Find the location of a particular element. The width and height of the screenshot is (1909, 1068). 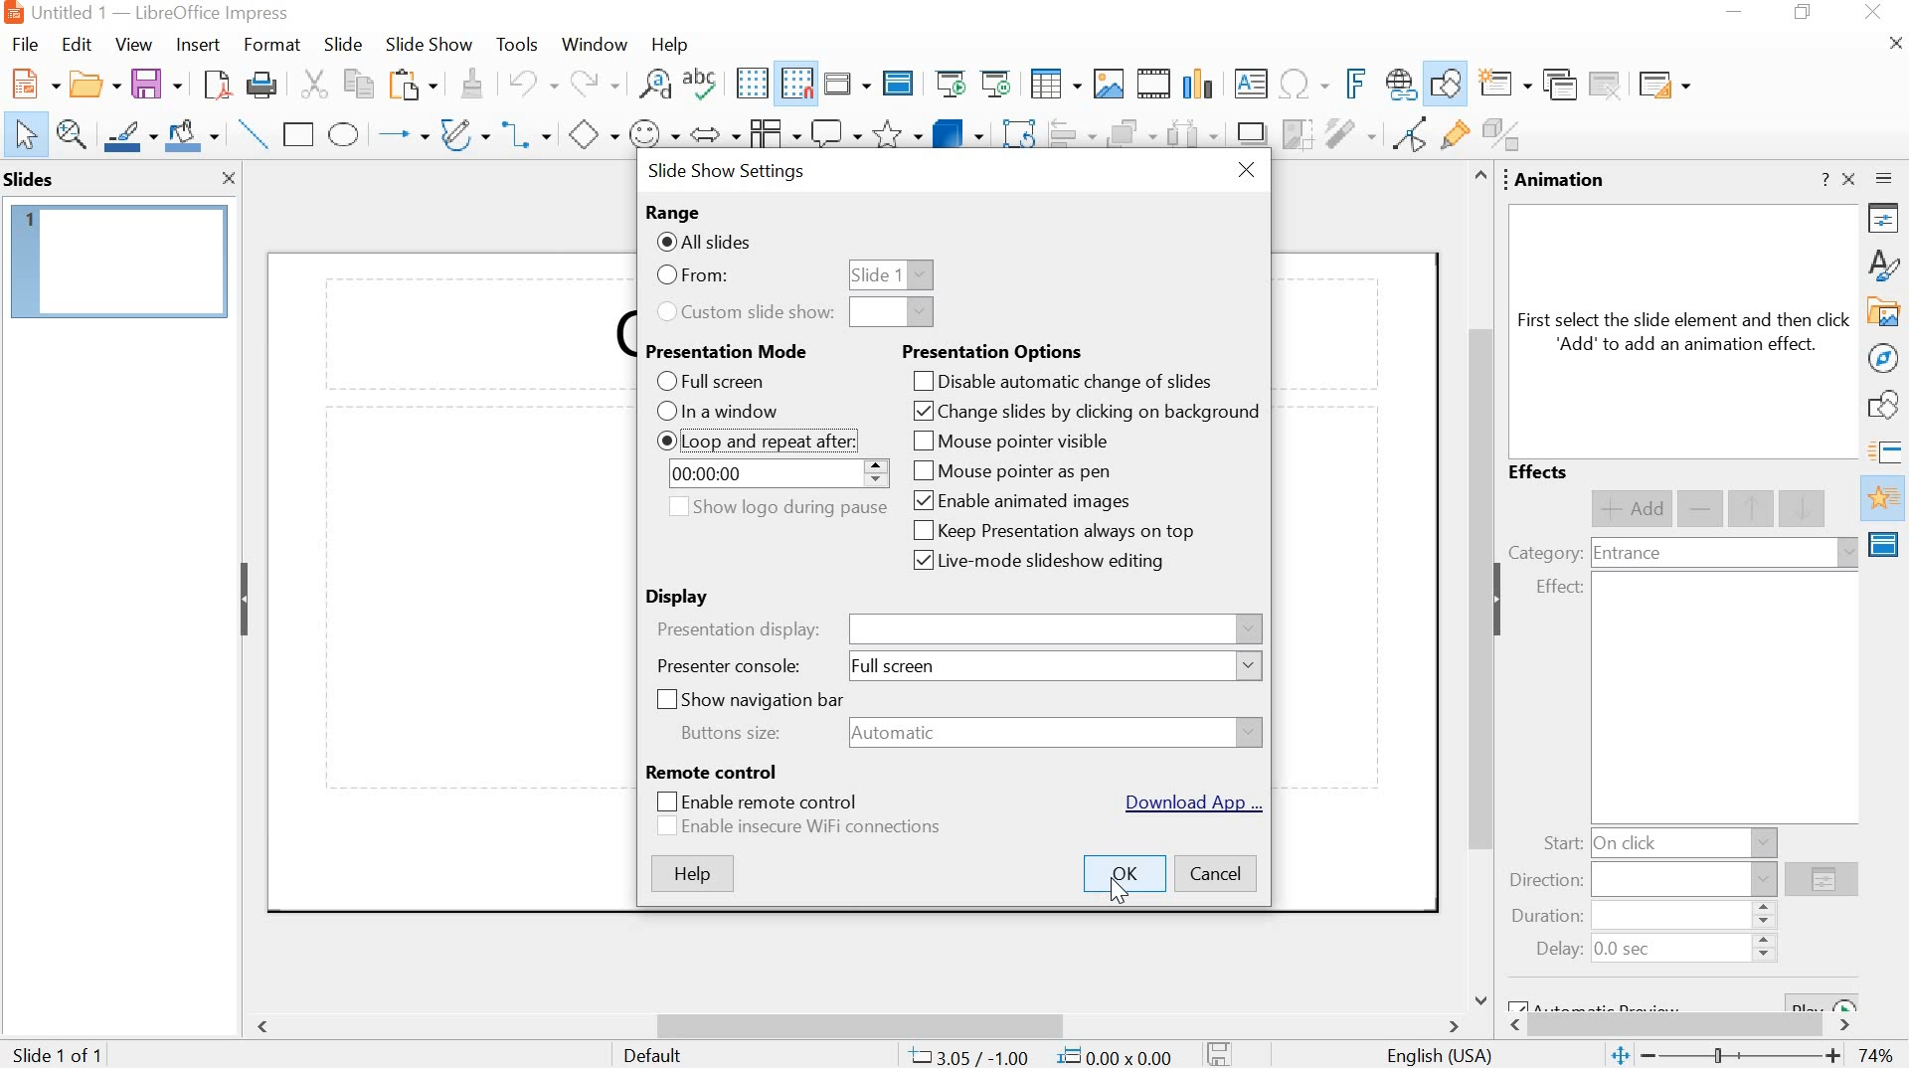

display is located at coordinates (683, 598).